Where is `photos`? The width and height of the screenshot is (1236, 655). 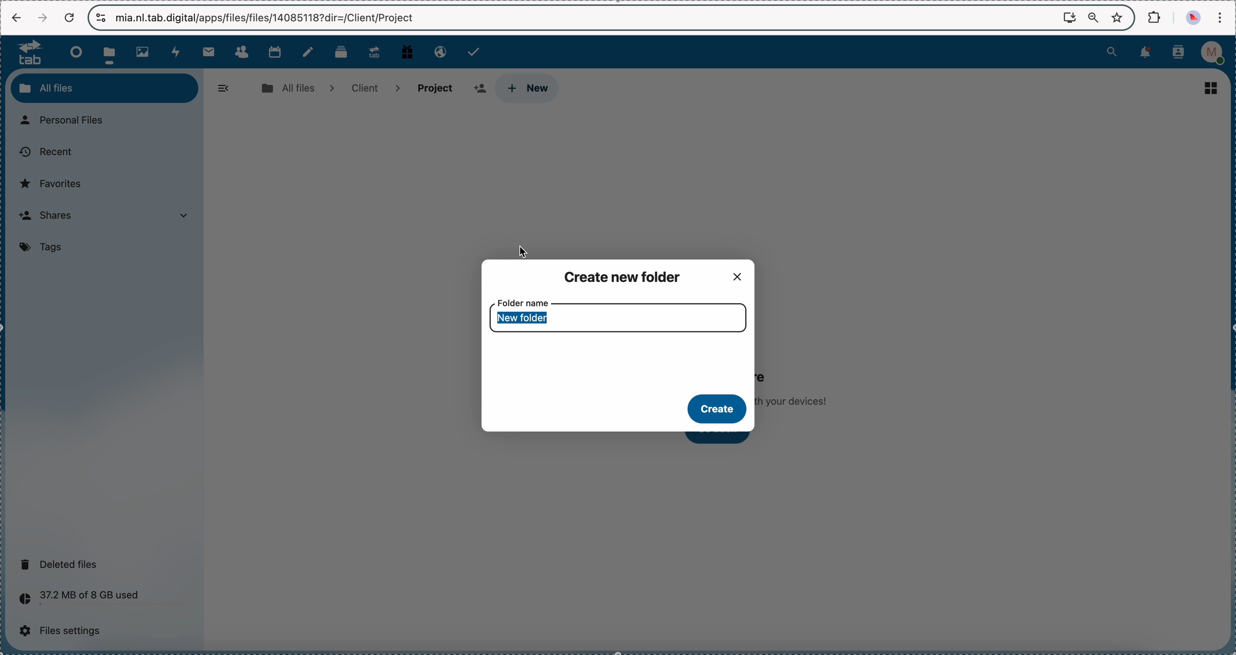
photos is located at coordinates (145, 52).